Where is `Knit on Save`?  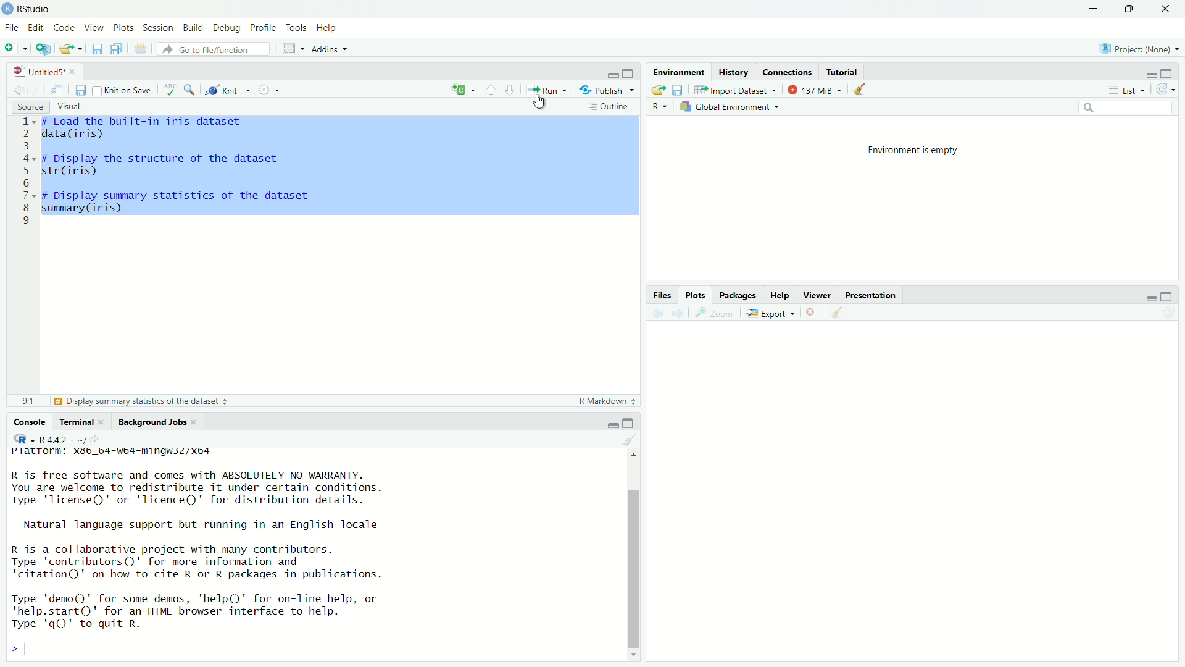 Knit on Save is located at coordinates (122, 90).